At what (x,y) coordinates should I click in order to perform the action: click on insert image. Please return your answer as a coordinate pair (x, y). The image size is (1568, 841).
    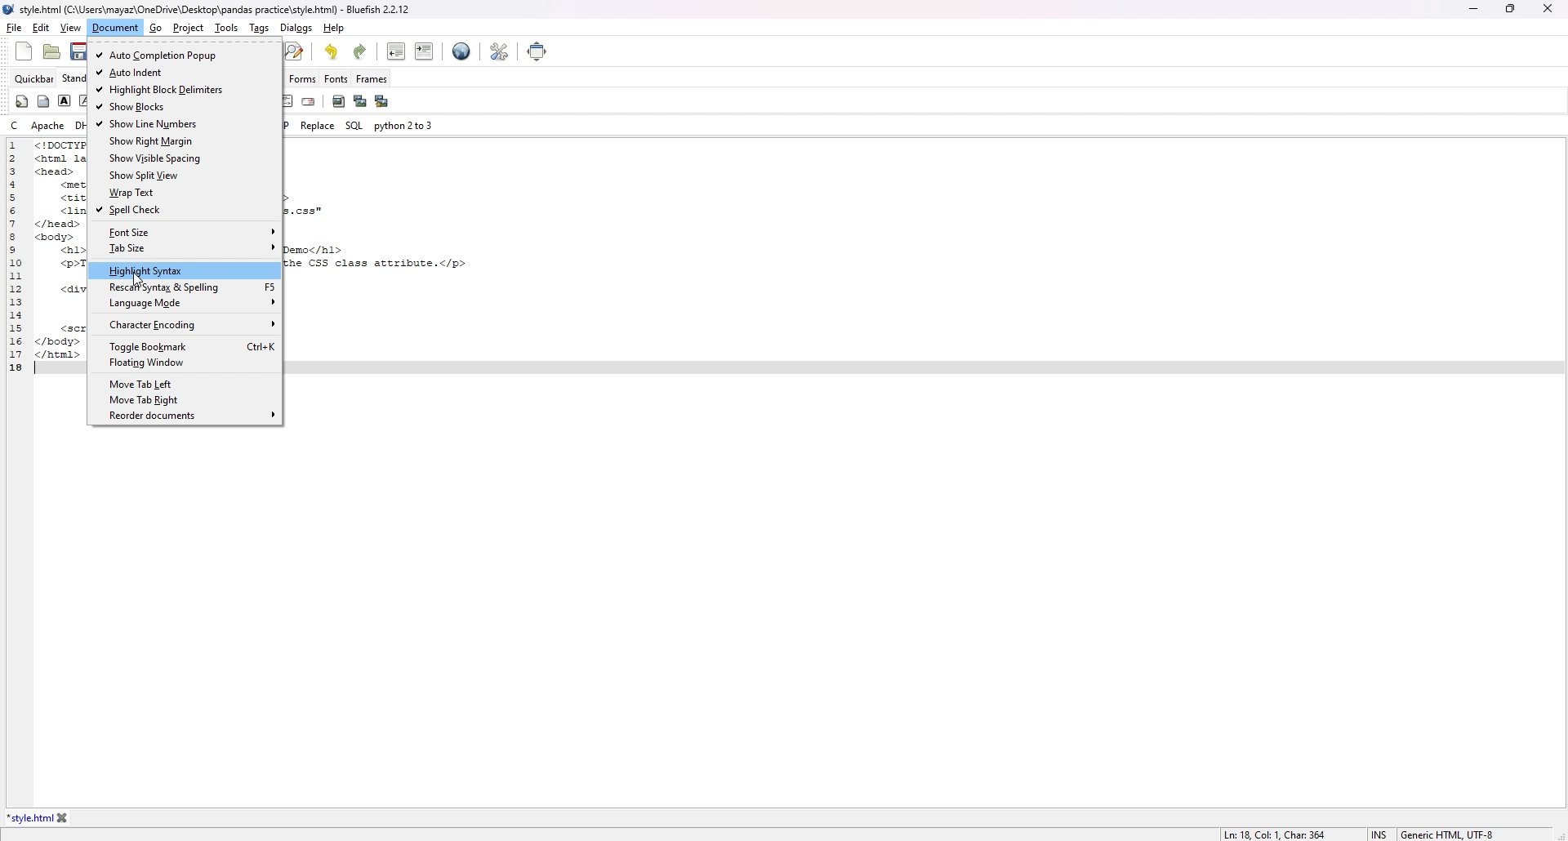
    Looking at the image, I should click on (338, 102).